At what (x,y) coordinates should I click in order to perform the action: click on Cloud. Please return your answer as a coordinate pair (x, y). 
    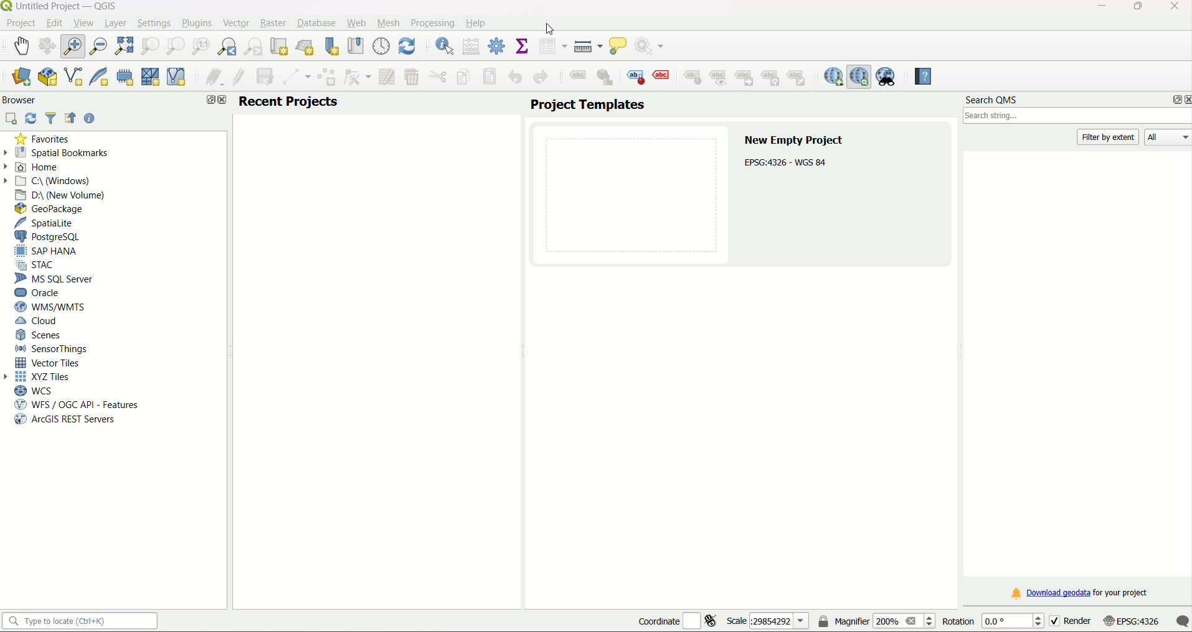
    Looking at the image, I should click on (39, 322).